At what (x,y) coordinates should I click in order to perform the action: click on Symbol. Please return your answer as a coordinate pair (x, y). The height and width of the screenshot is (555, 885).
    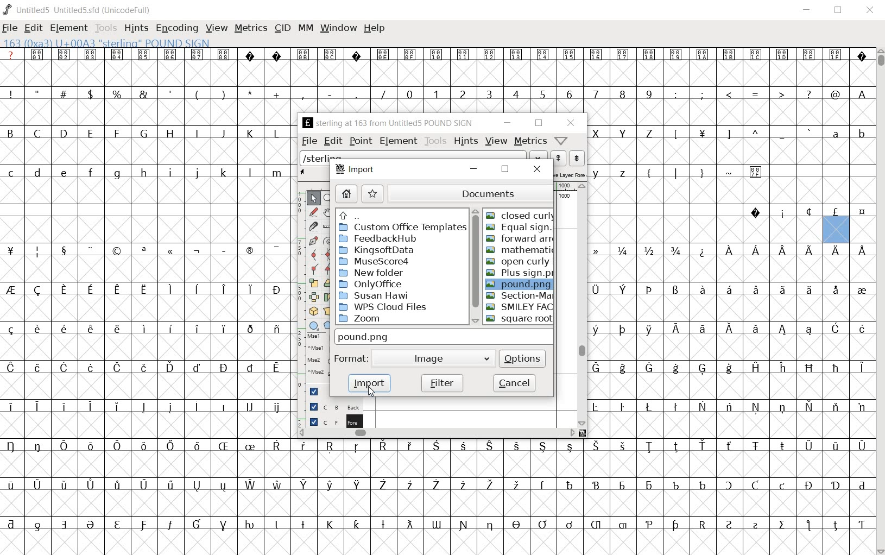
    Looking at the image, I should click on (144, 55).